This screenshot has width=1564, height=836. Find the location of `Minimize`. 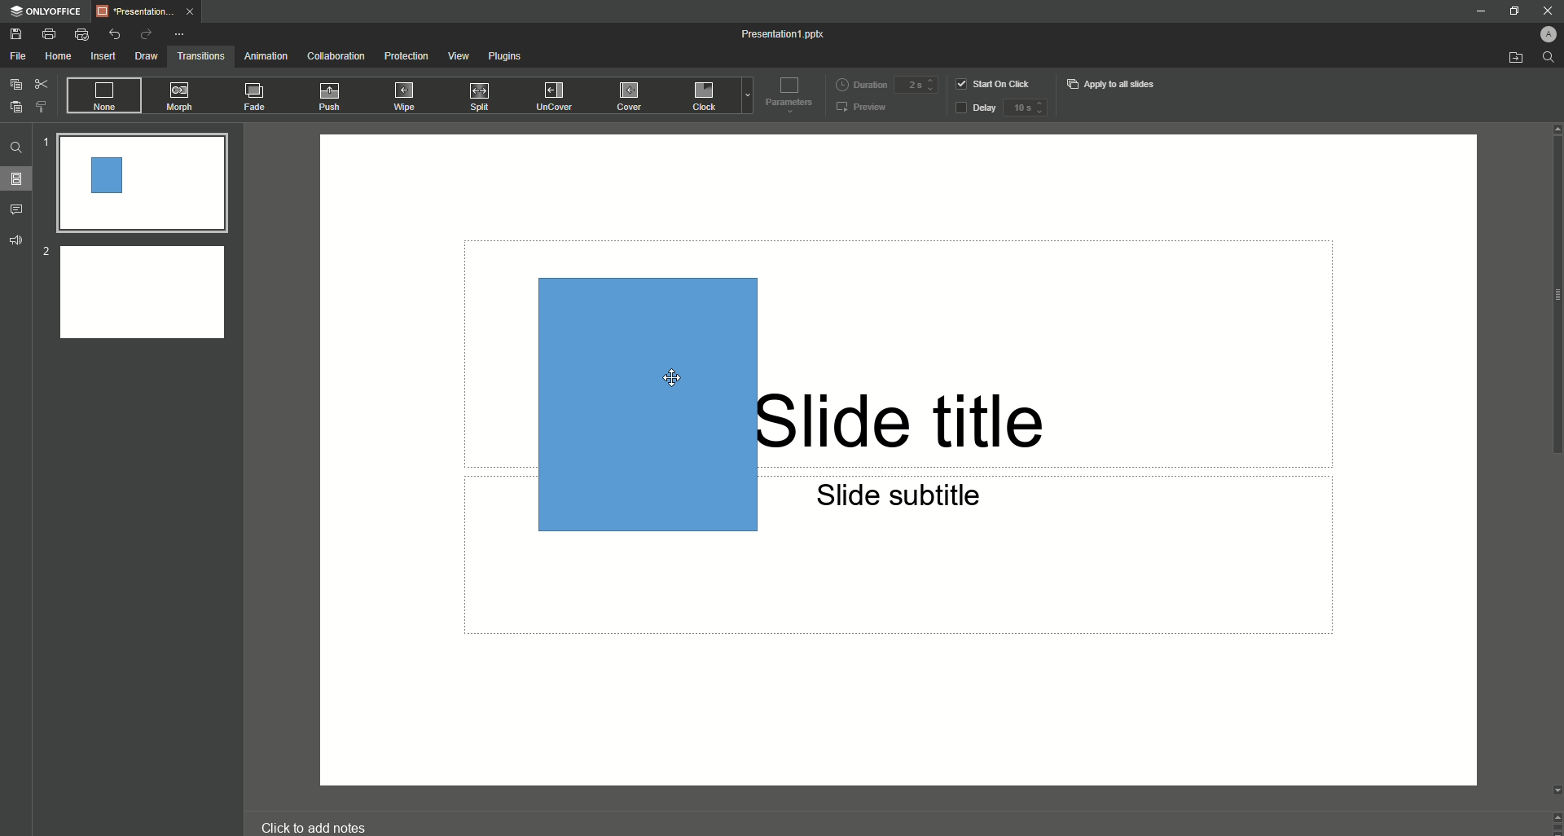

Minimize is located at coordinates (1478, 10).